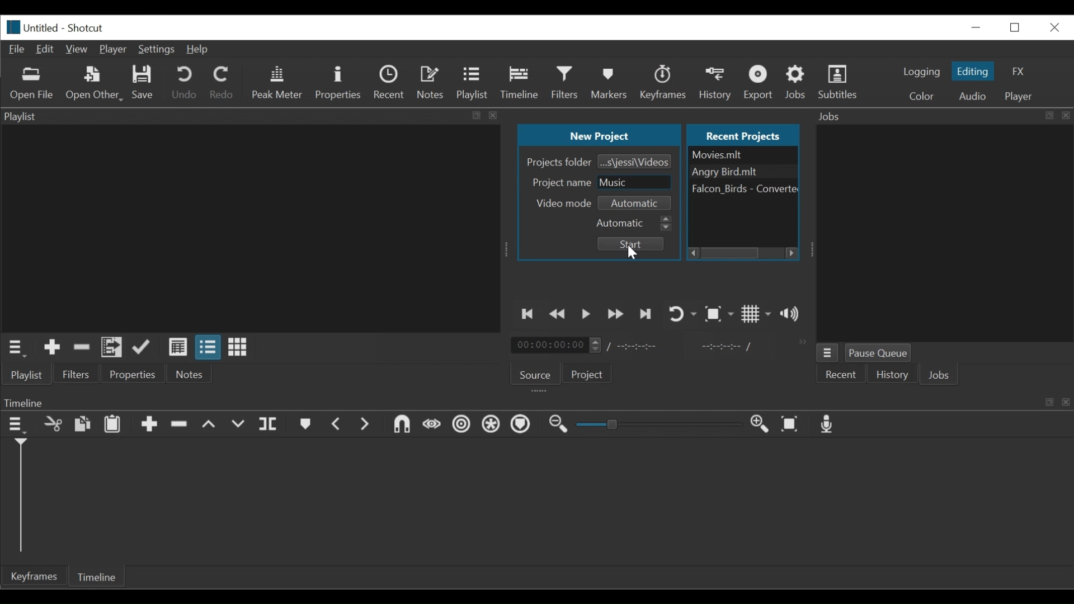  What do you see at coordinates (276, 82) in the screenshot?
I see `Peak Meter` at bounding box center [276, 82].